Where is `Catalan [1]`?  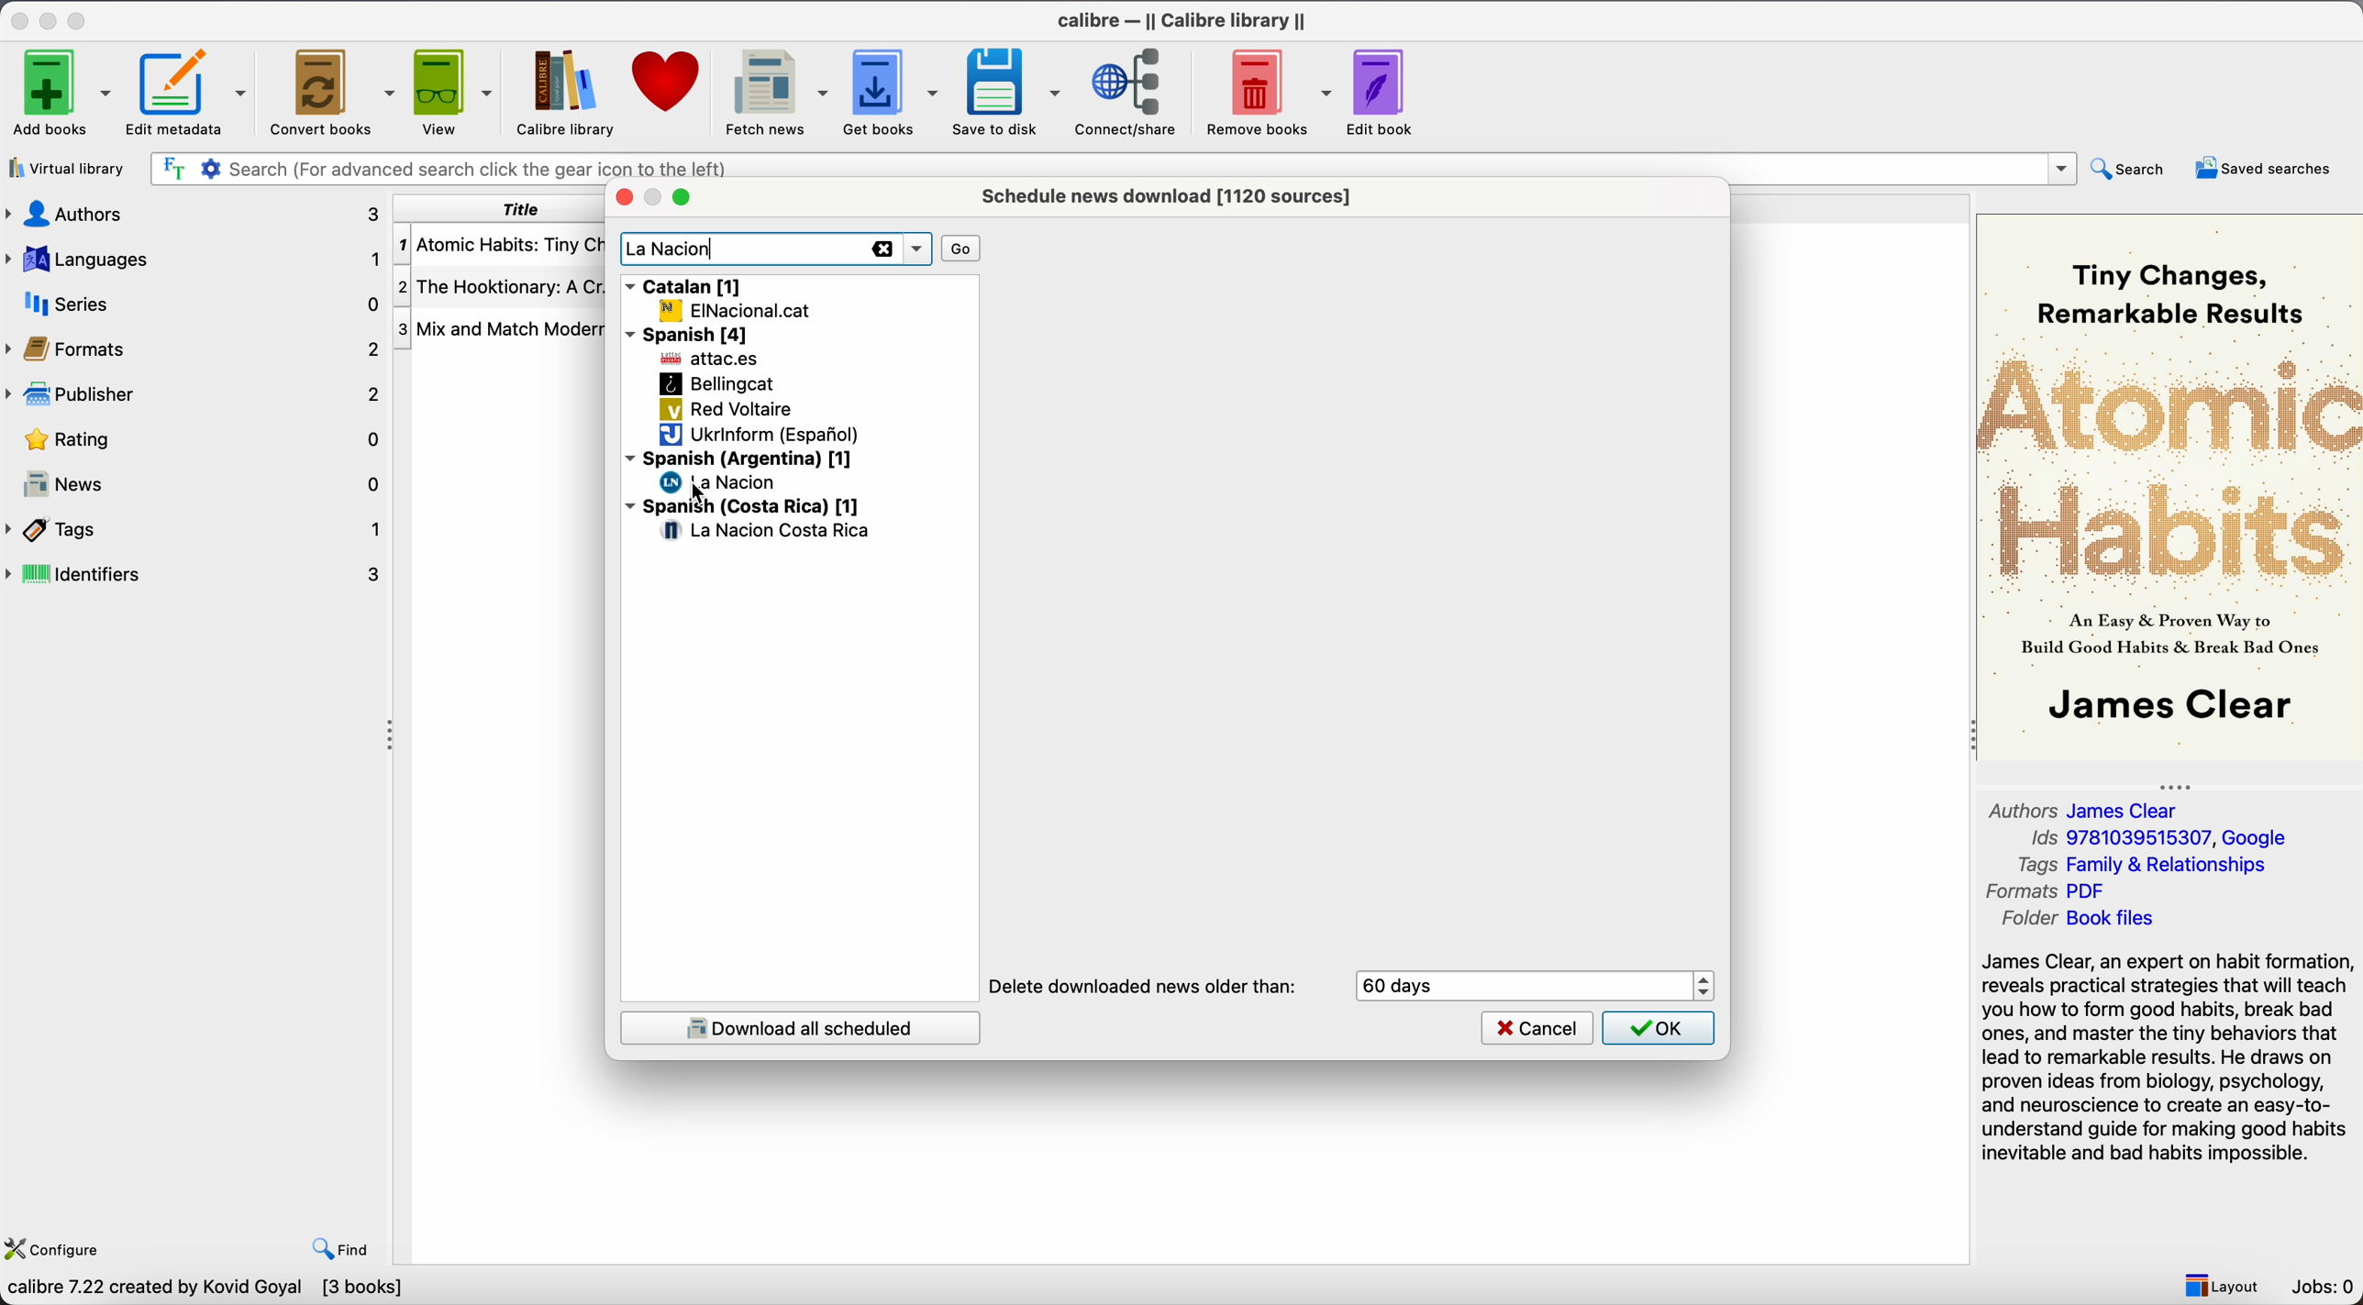 Catalan [1] is located at coordinates (686, 283).